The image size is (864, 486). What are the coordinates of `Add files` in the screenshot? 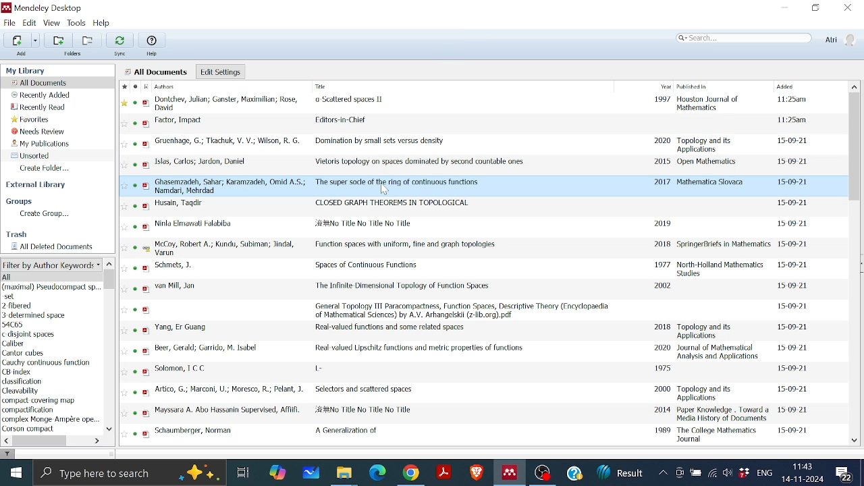 It's located at (18, 40).